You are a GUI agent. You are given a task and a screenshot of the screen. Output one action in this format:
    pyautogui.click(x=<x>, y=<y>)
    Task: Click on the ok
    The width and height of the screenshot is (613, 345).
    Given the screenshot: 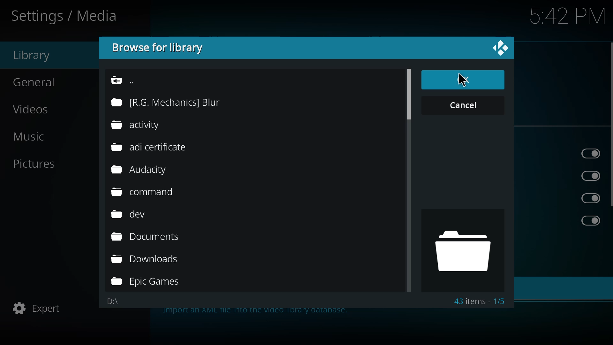 What is the action you would take?
    pyautogui.click(x=462, y=80)
    